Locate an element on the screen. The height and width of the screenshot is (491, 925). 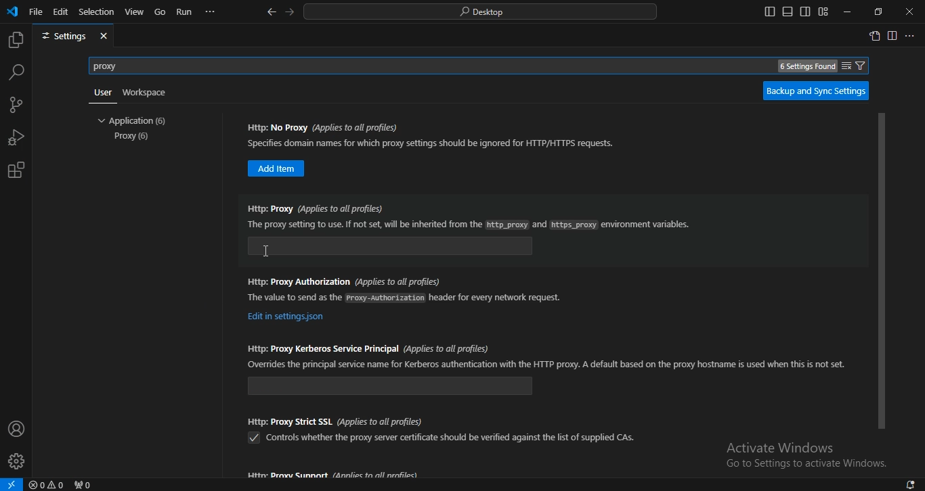
close is located at coordinates (909, 11).